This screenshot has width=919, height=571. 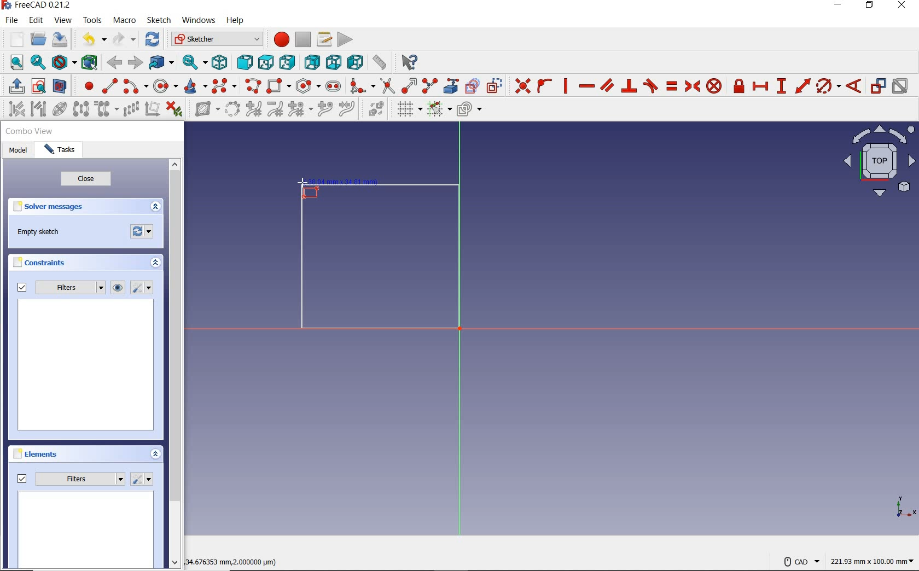 What do you see at coordinates (874, 561) in the screenshot?
I see `dimension` at bounding box center [874, 561].